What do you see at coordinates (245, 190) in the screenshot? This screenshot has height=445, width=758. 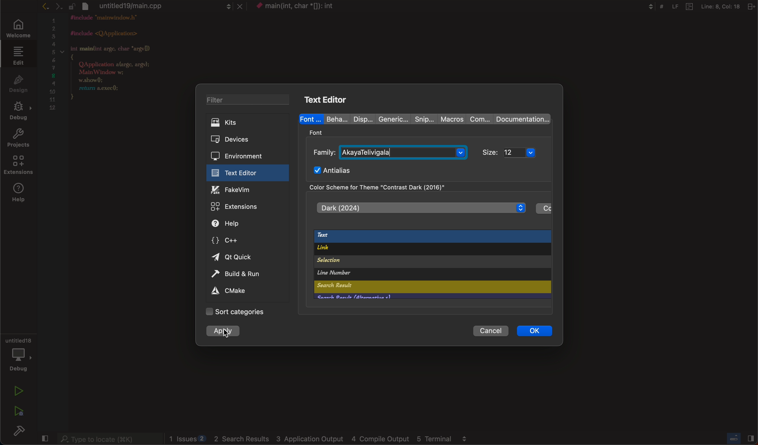 I see `fakevim` at bounding box center [245, 190].